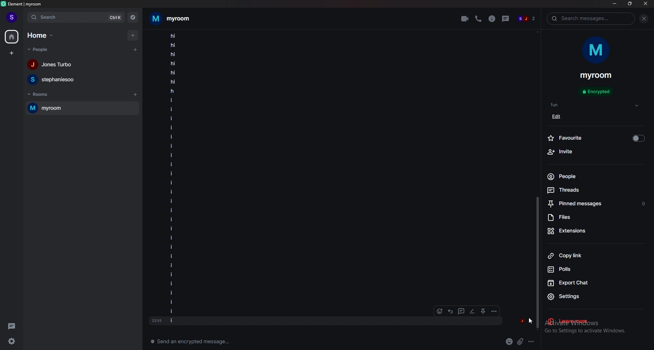 The width and height of the screenshot is (654, 350). What do you see at coordinates (133, 17) in the screenshot?
I see `explore rooms` at bounding box center [133, 17].